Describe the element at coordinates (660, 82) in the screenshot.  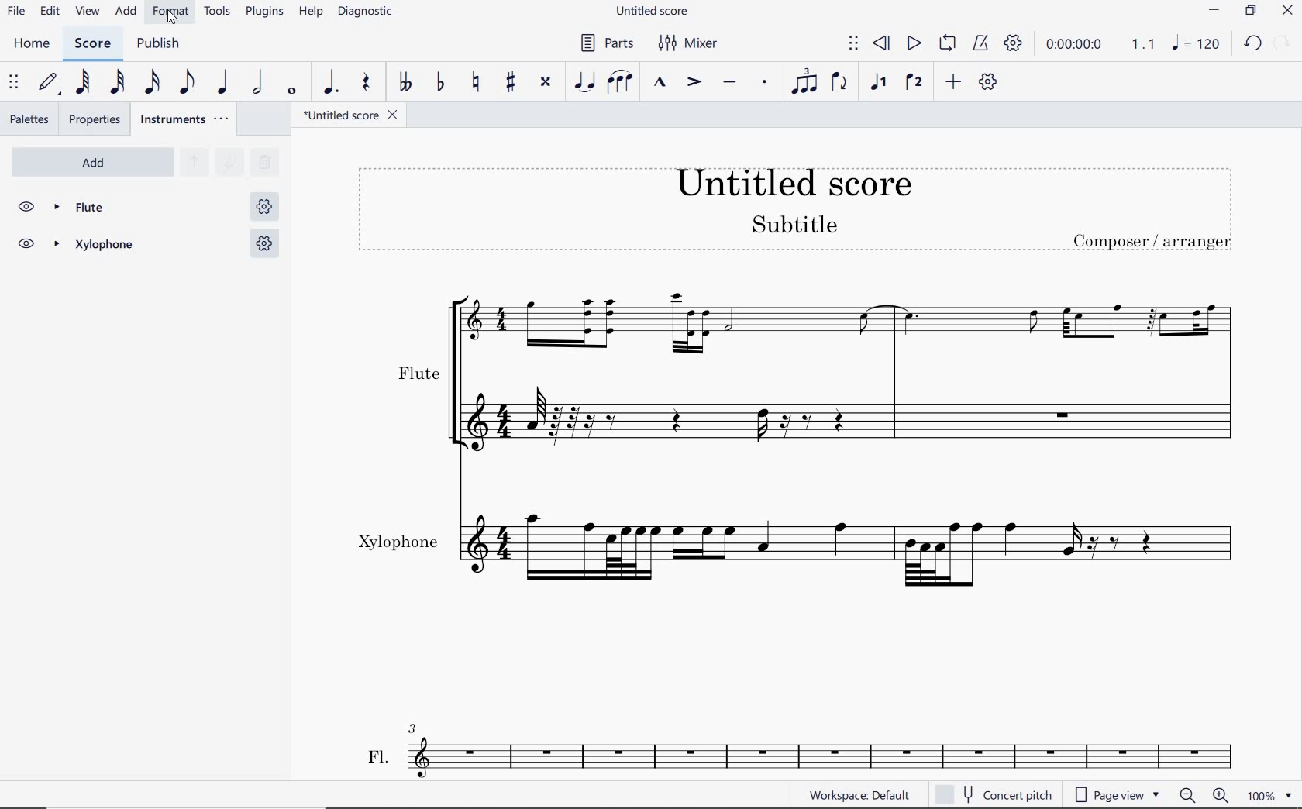
I see `MARCATO` at that location.